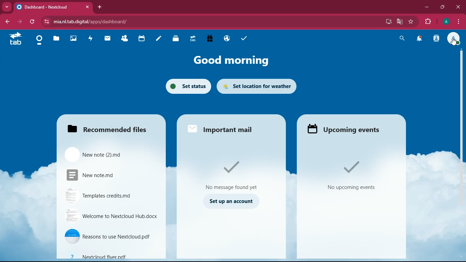  What do you see at coordinates (109, 257) in the screenshot?
I see `file` at bounding box center [109, 257].